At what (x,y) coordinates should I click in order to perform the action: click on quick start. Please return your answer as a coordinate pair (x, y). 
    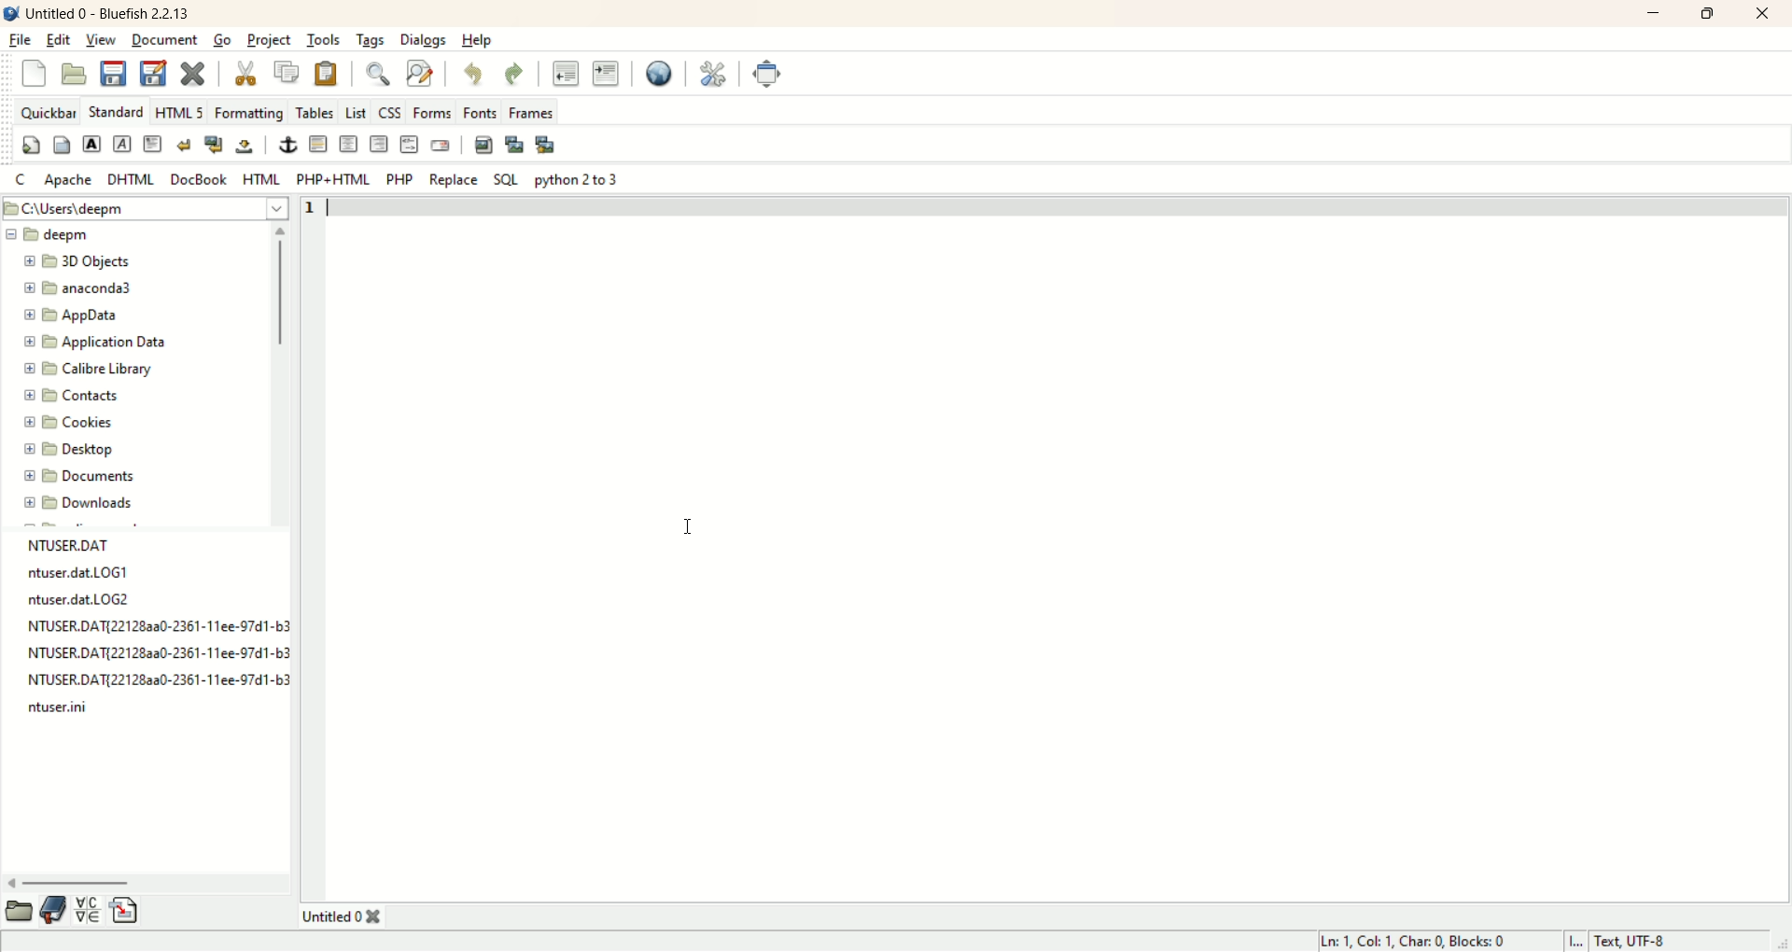
    Looking at the image, I should click on (30, 145).